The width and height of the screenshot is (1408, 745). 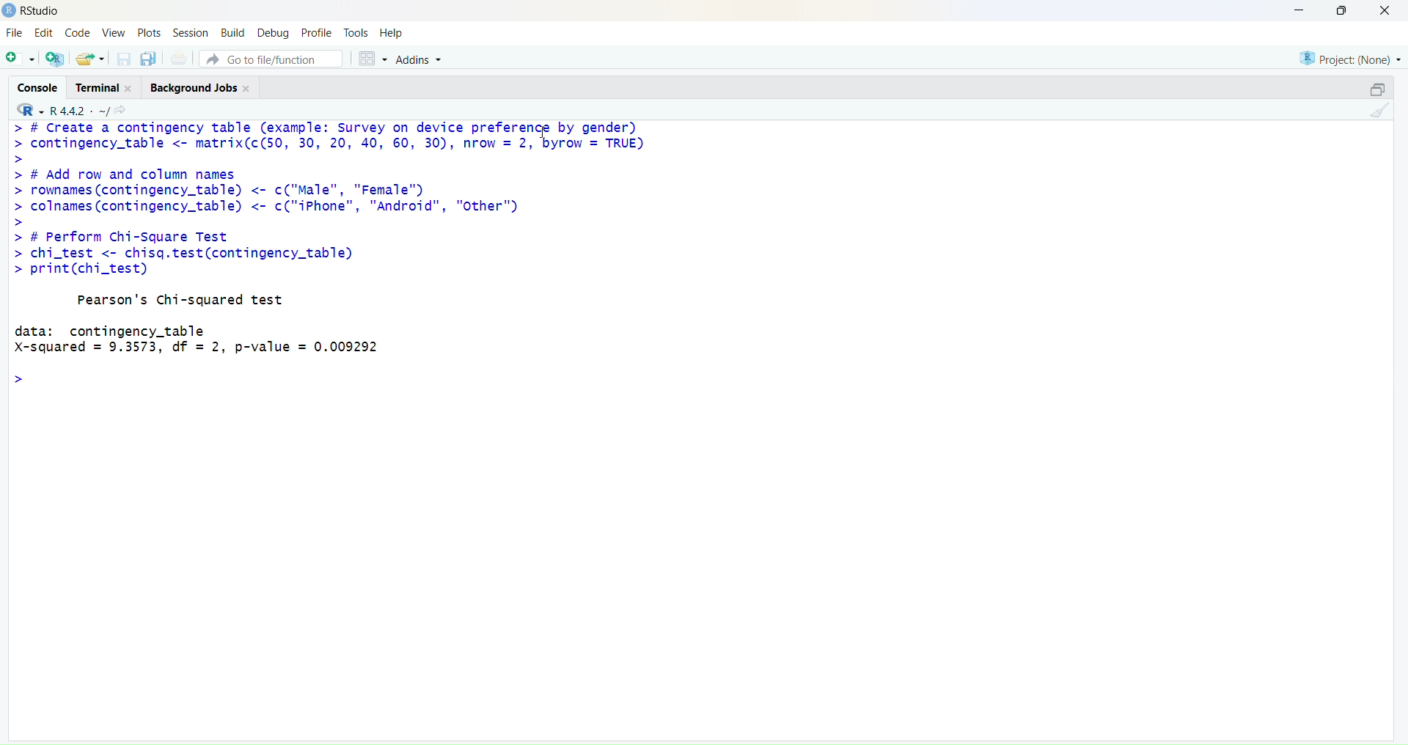 I want to click on R, so click(x=30, y=109).